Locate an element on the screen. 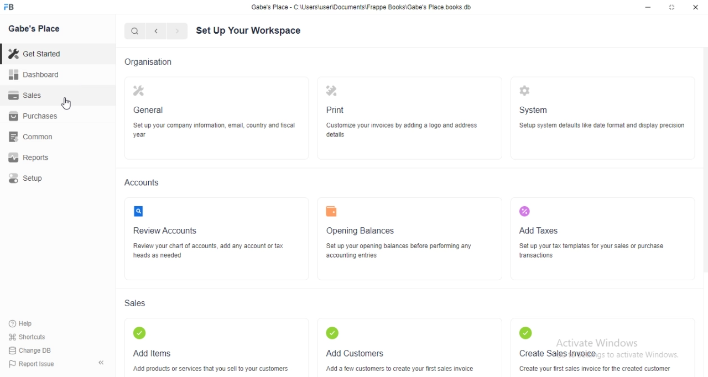 The height and width of the screenshot is (377, 708). ‘Add products or services that you sell to your customers is located at coordinates (213, 370).